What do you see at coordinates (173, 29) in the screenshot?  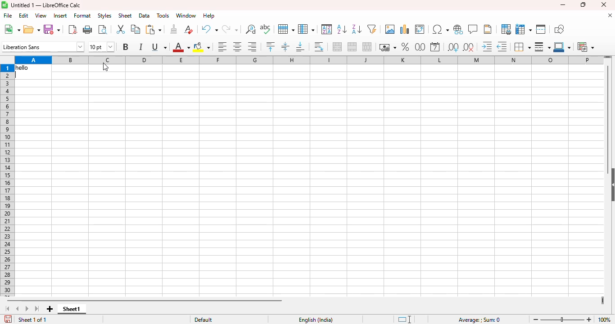 I see `clone formatting` at bounding box center [173, 29].